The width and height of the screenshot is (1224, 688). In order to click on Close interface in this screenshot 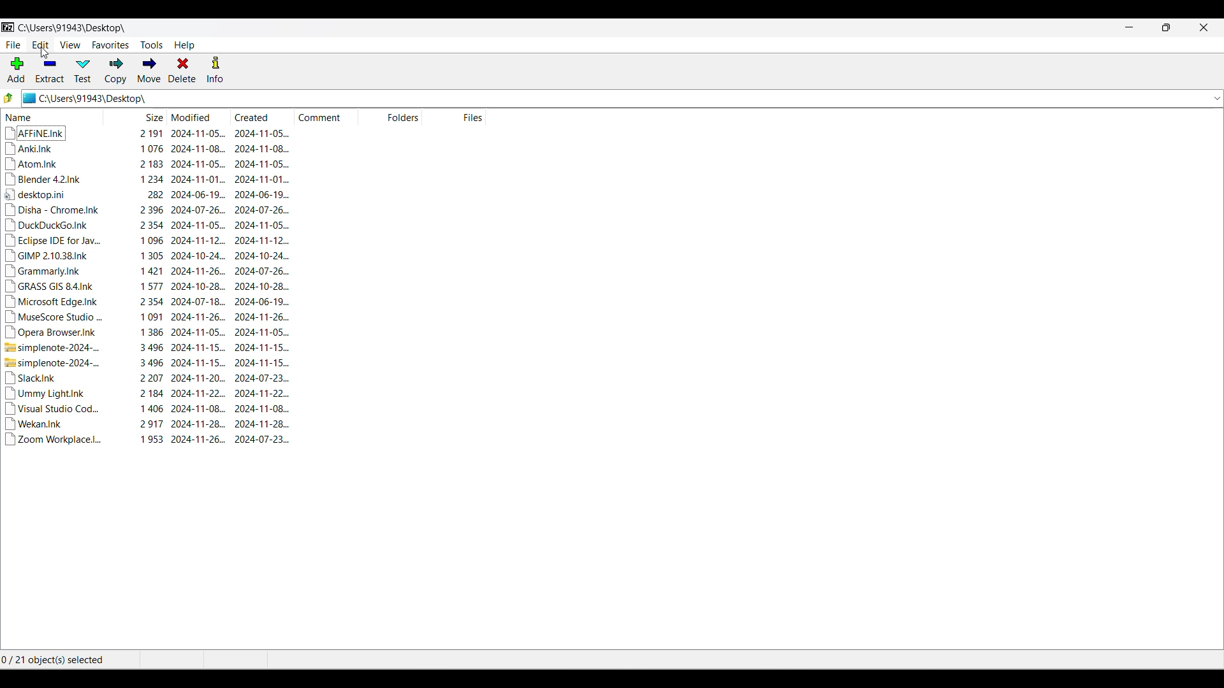, I will do `click(1204, 27)`.